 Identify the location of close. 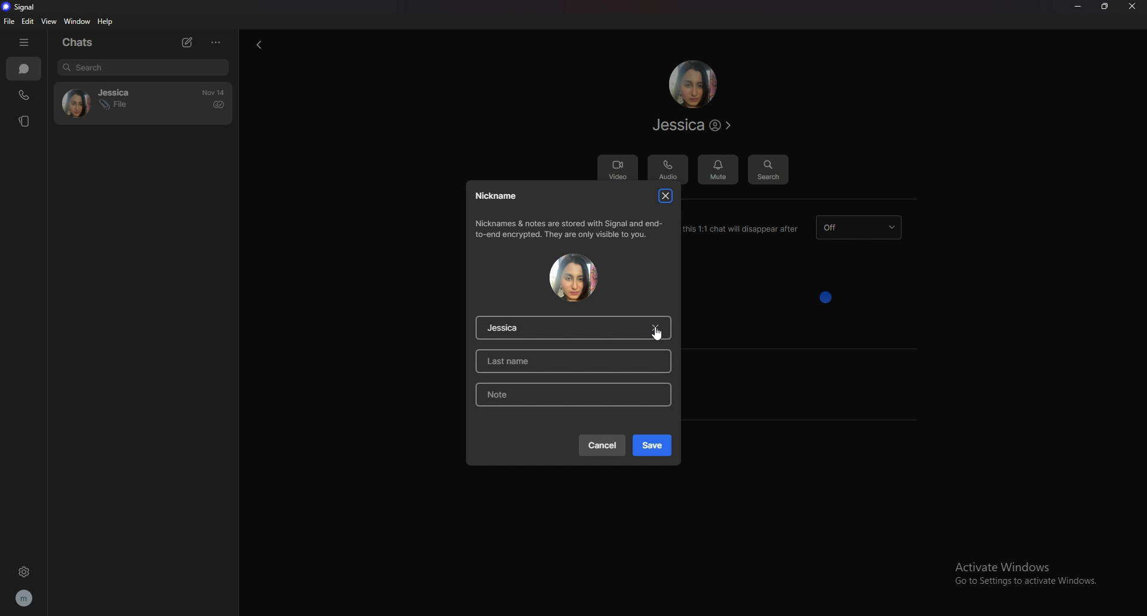
(1134, 7).